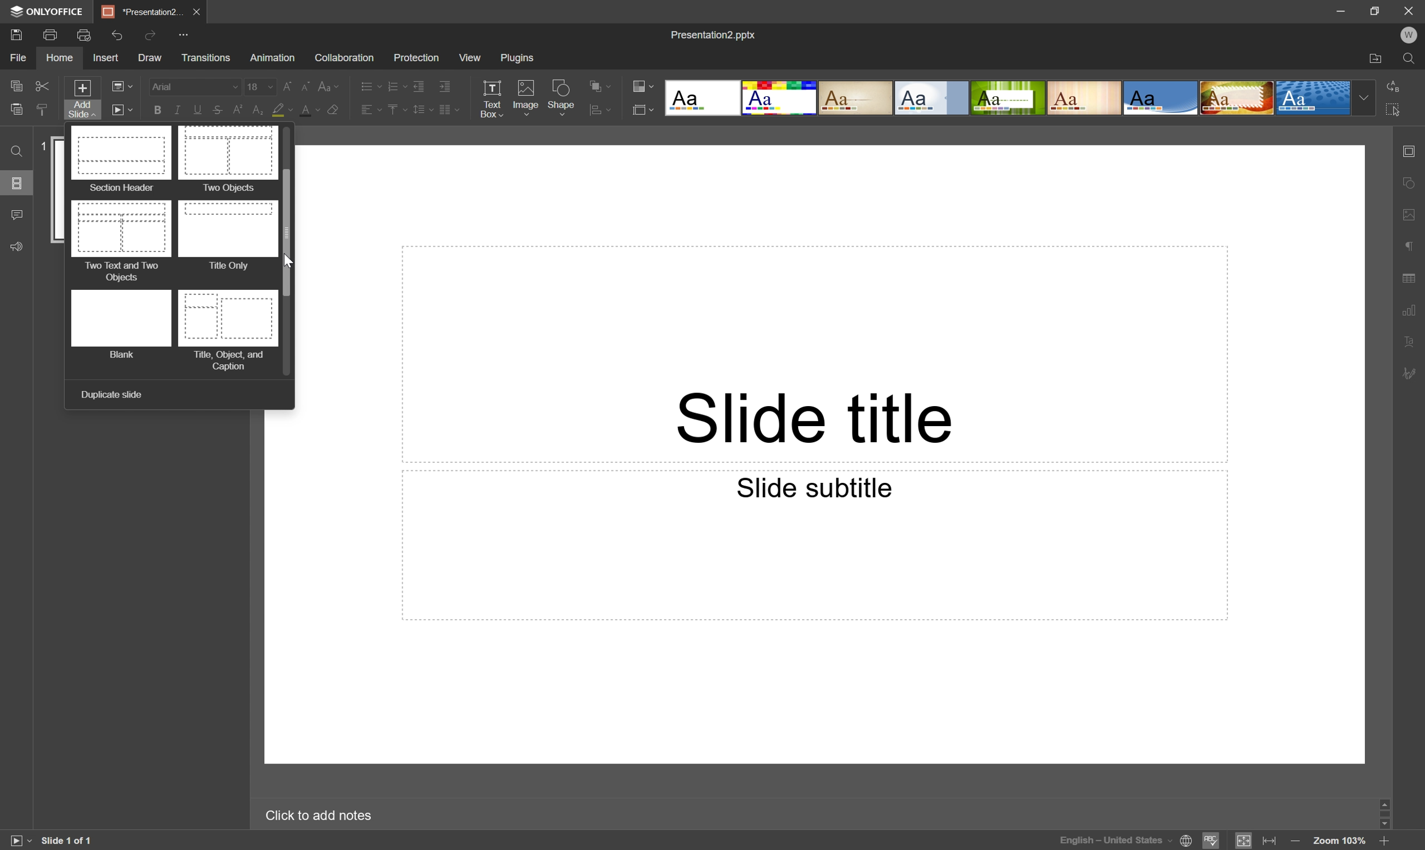 Image resolution: width=1425 pixels, height=850 pixels. What do you see at coordinates (449, 111) in the screenshot?
I see `Insert columns` at bounding box center [449, 111].